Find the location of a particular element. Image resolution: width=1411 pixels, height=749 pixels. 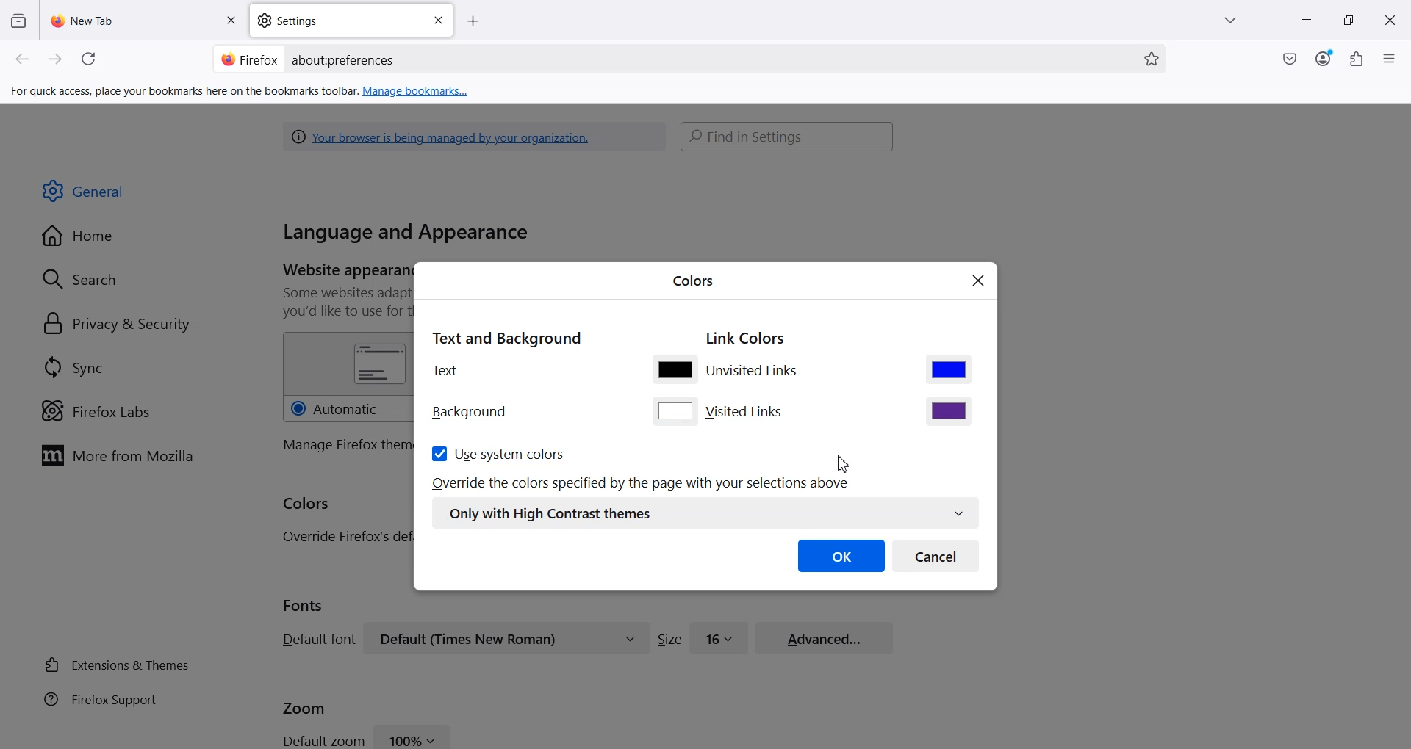

Firefox is located at coordinates (249, 58).